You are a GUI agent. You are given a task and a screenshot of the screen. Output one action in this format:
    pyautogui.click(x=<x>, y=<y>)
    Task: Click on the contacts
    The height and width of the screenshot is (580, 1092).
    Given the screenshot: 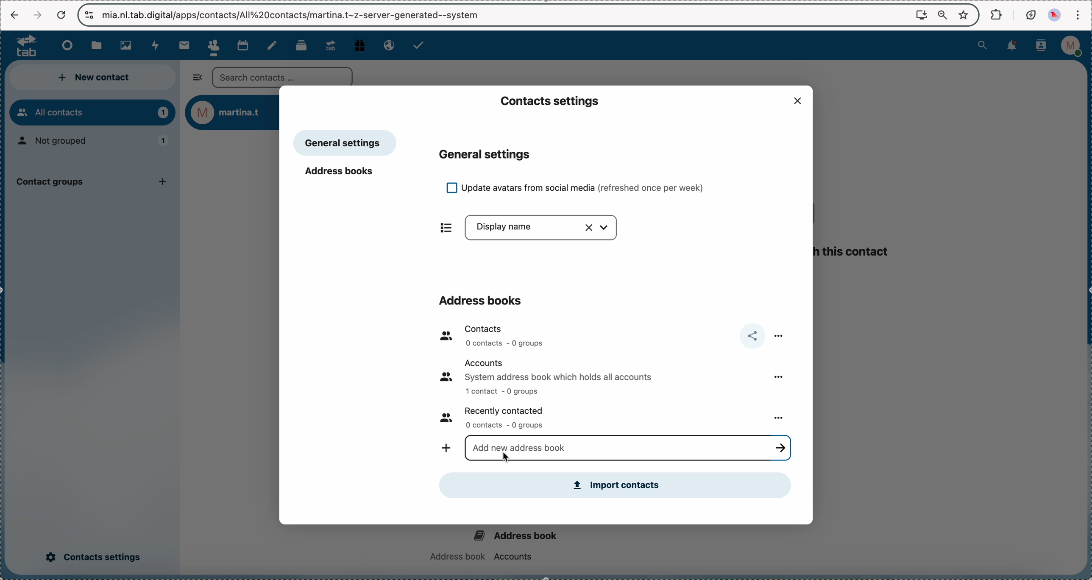 What is the action you would take?
    pyautogui.click(x=490, y=336)
    